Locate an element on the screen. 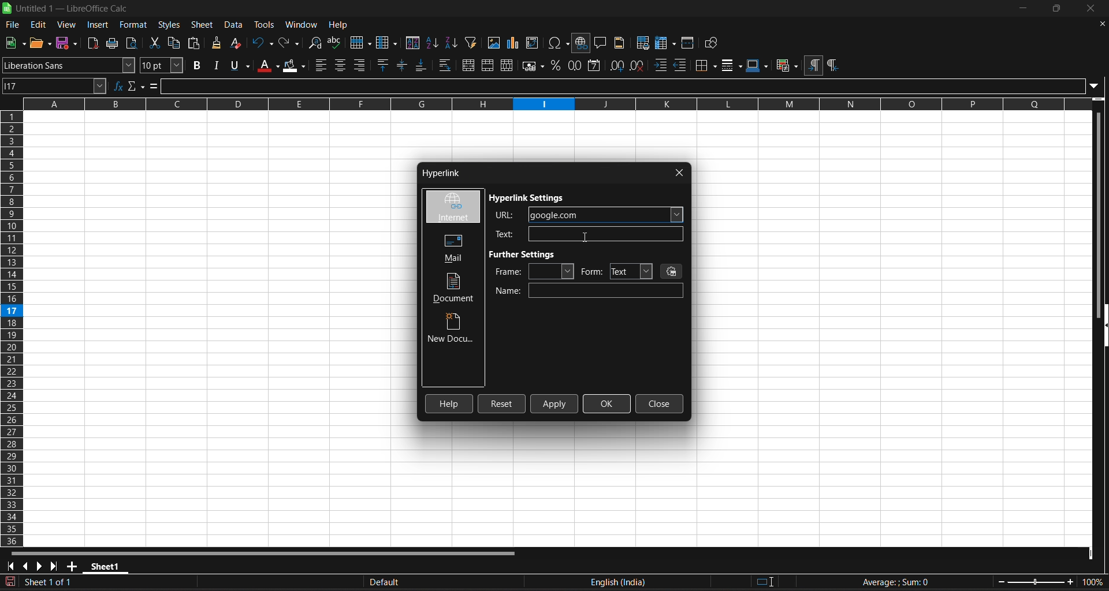 This screenshot has height=591, width=1109. sheet is located at coordinates (202, 25).